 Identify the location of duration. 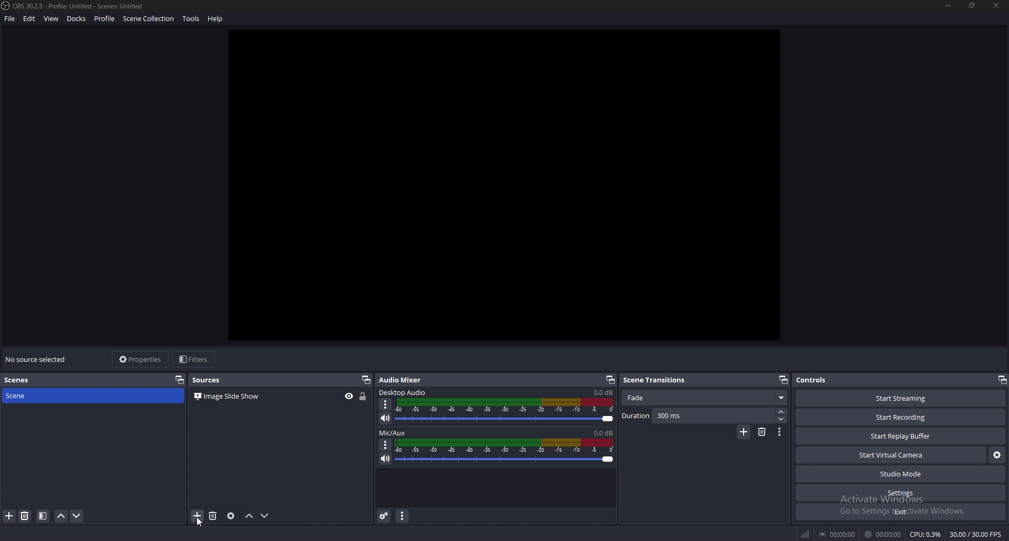
(698, 415).